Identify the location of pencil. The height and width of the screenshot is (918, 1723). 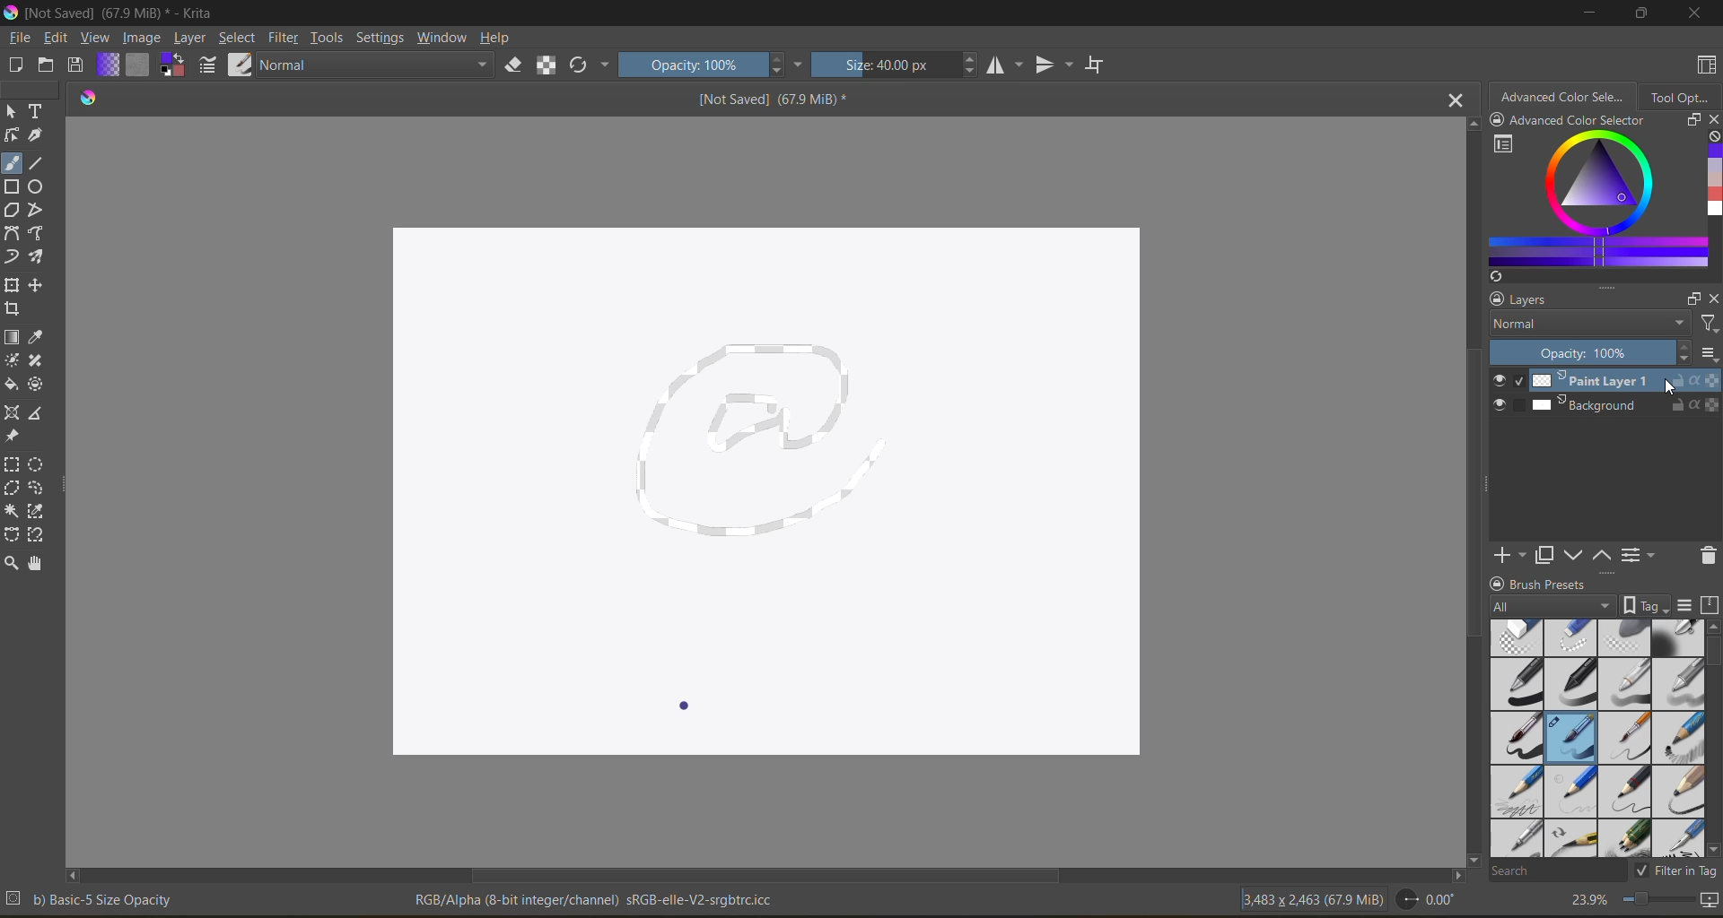
(1571, 838).